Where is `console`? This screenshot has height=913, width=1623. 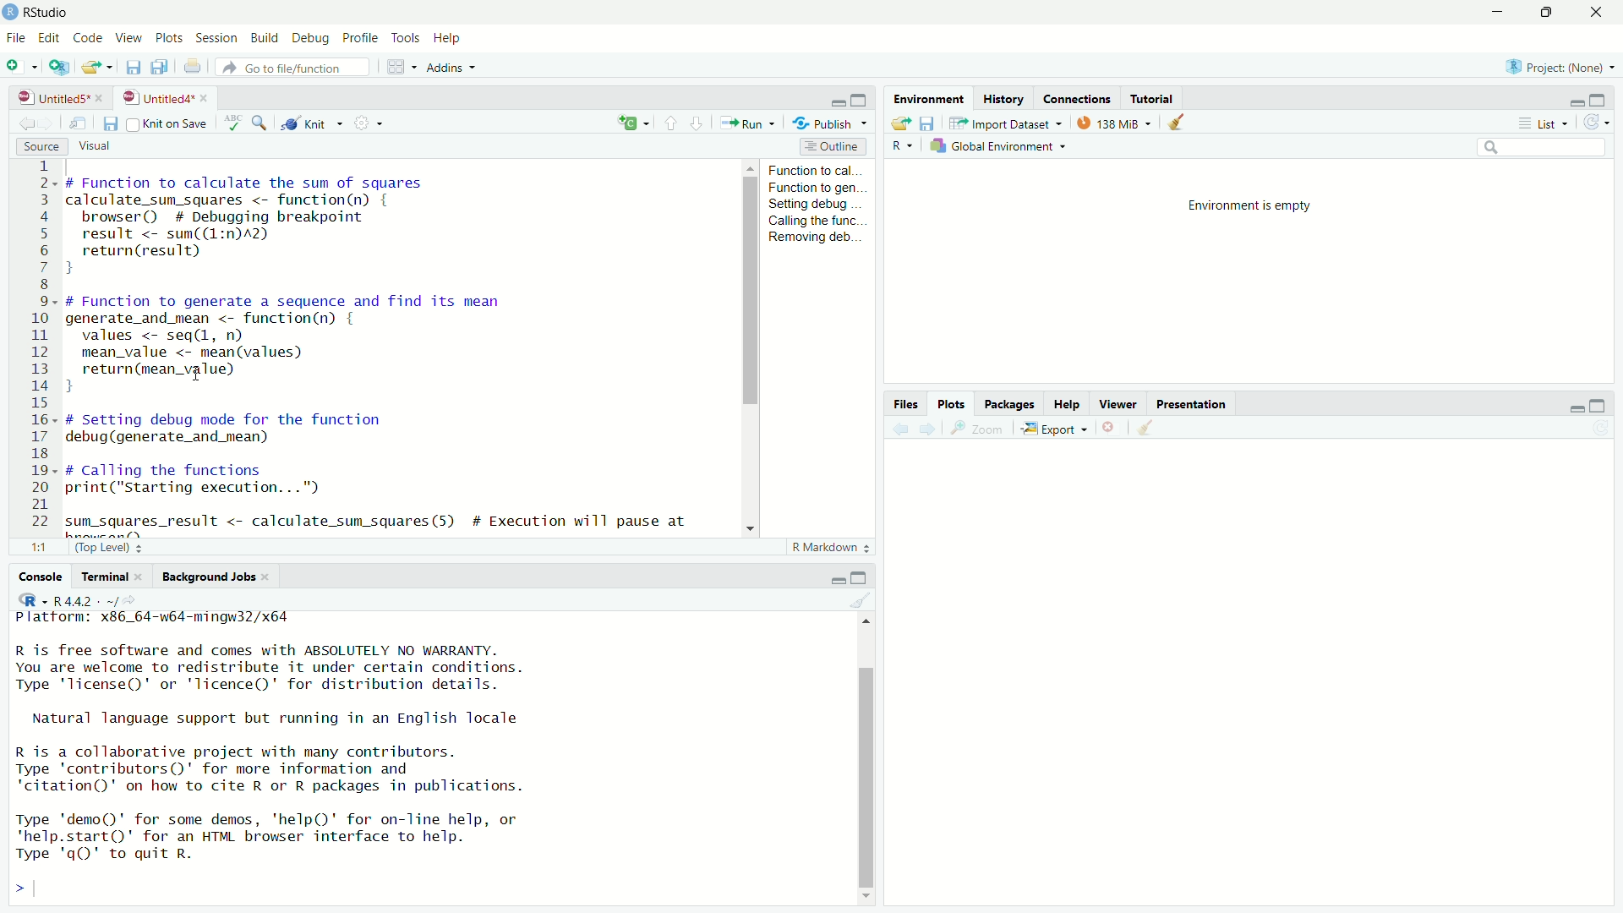
console is located at coordinates (36, 577).